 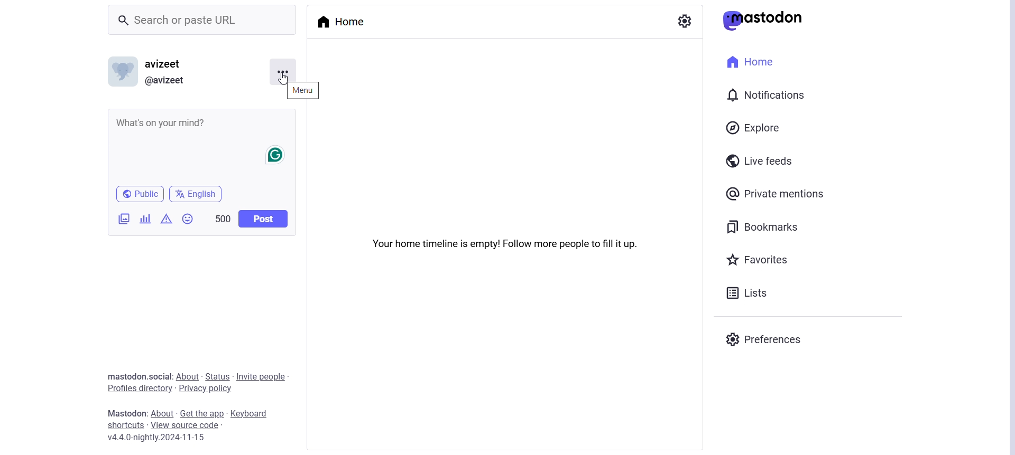 What do you see at coordinates (768, 260) in the screenshot?
I see `Favorites` at bounding box center [768, 260].